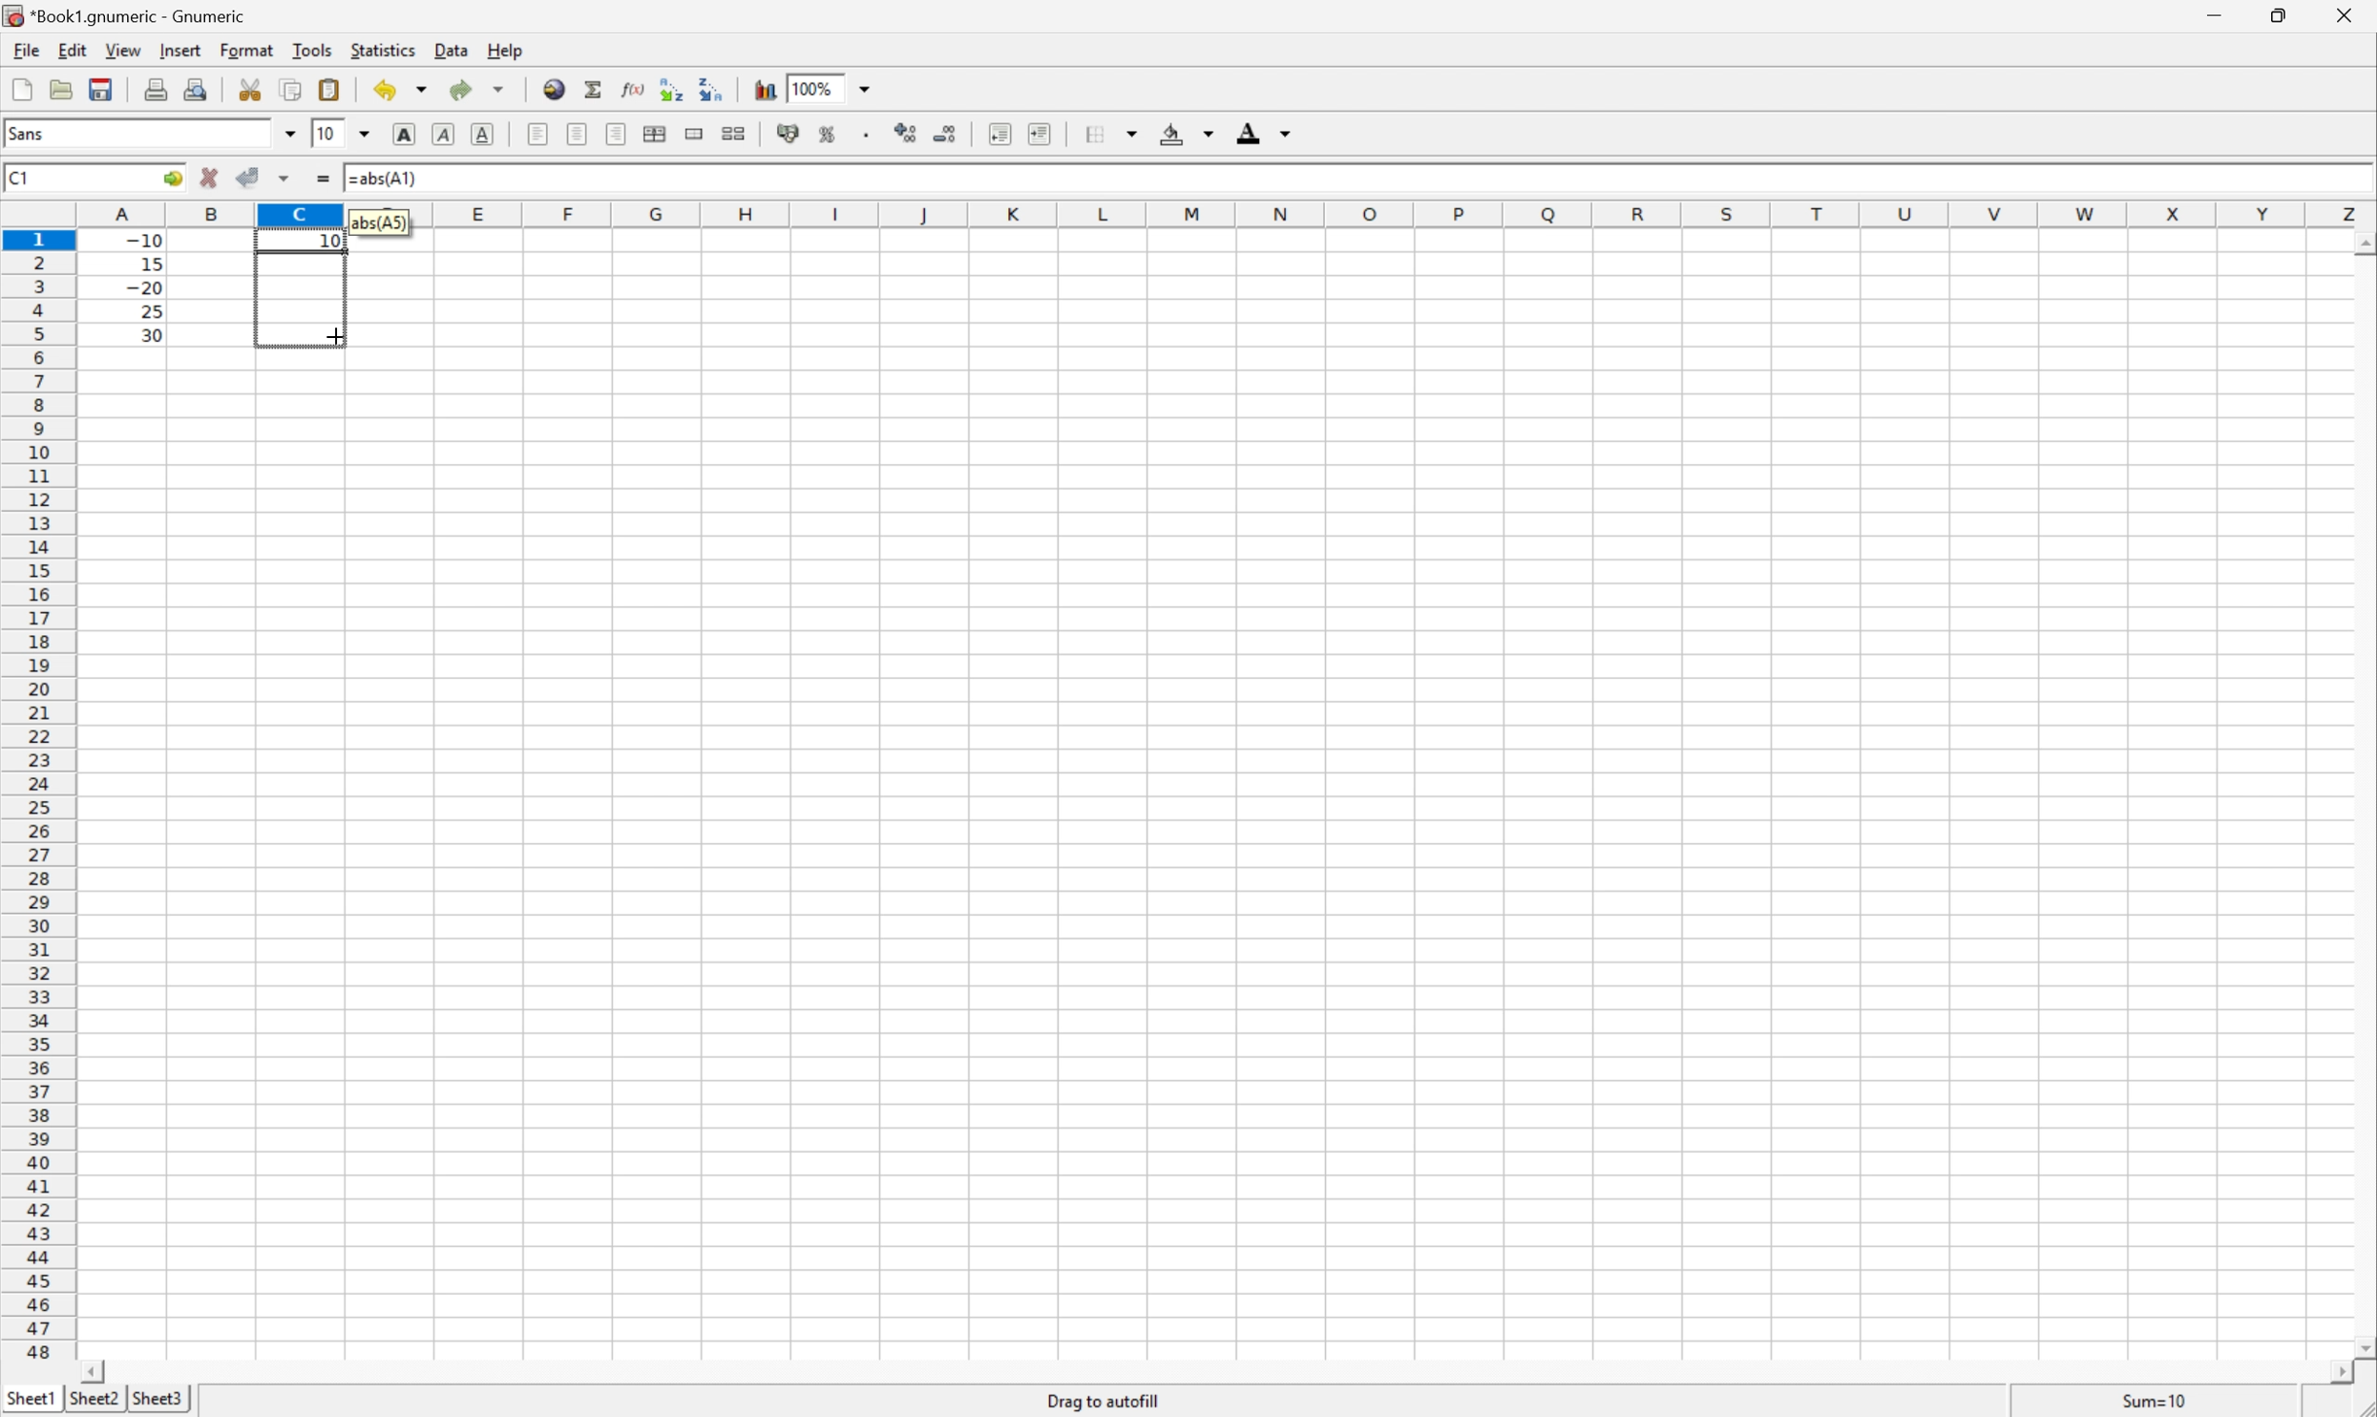 The image size is (2377, 1417). Describe the element at coordinates (505, 52) in the screenshot. I see `Help` at that location.